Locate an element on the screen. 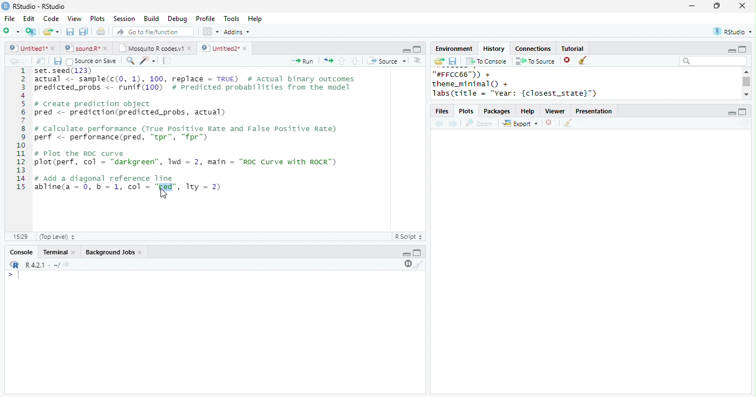  show in new window is located at coordinates (42, 61).